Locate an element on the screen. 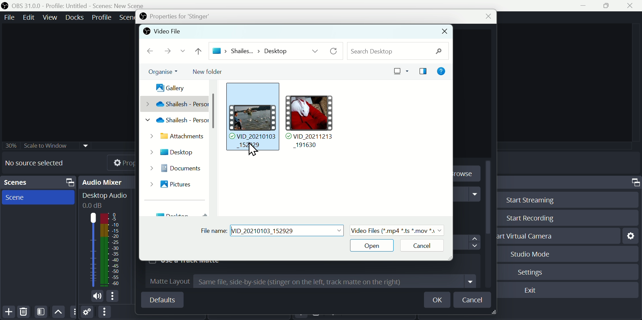 The image size is (642, 320). Start virtual camera is located at coordinates (529, 236).